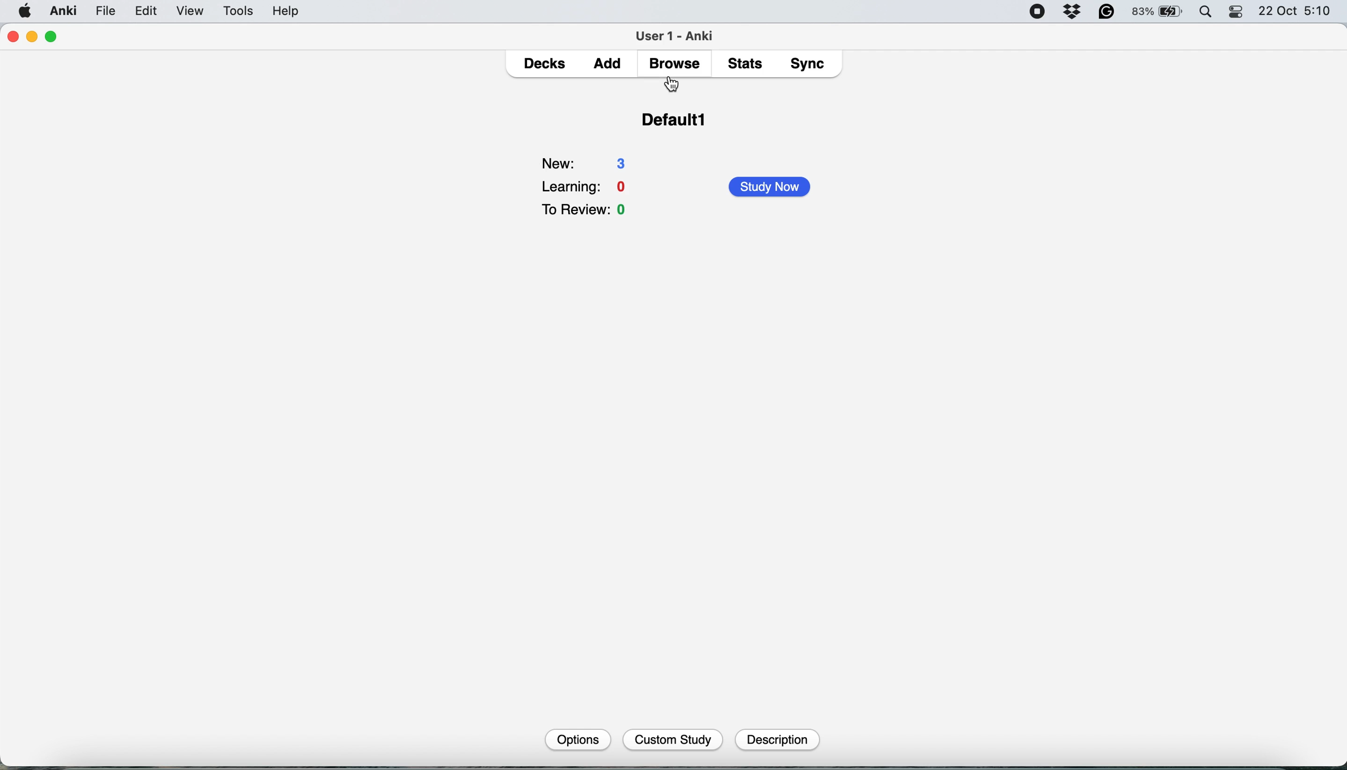 The height and width of the screenshot is (770, 1347). I want to click on file, so click(105, 11).